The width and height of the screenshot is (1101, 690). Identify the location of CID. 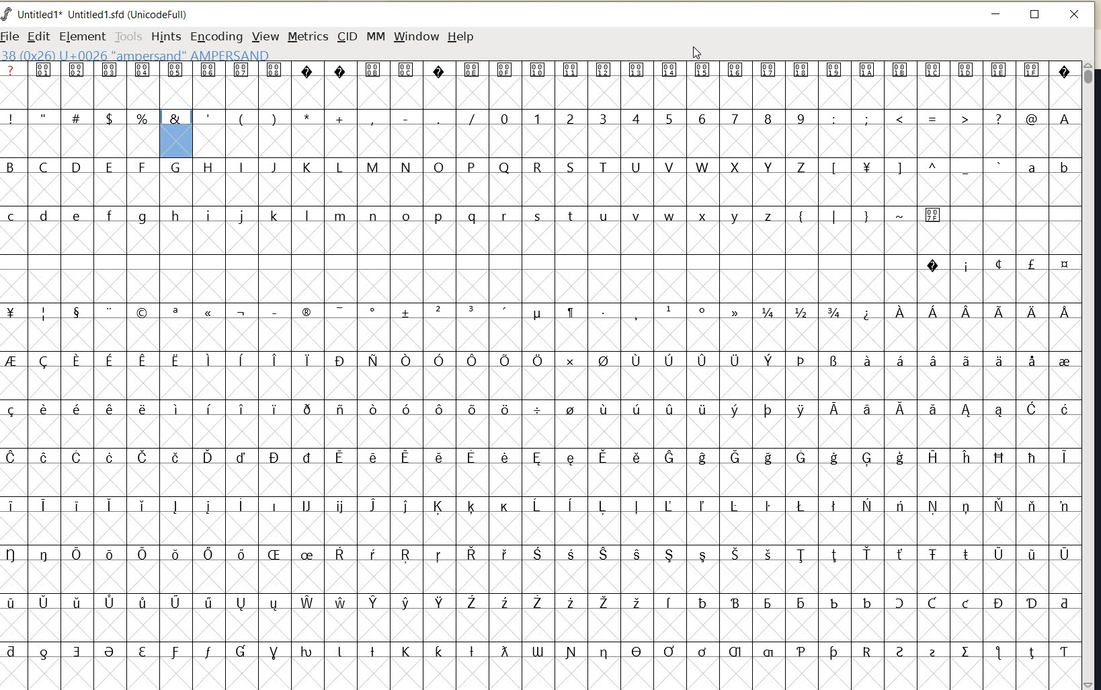
(345, 36).